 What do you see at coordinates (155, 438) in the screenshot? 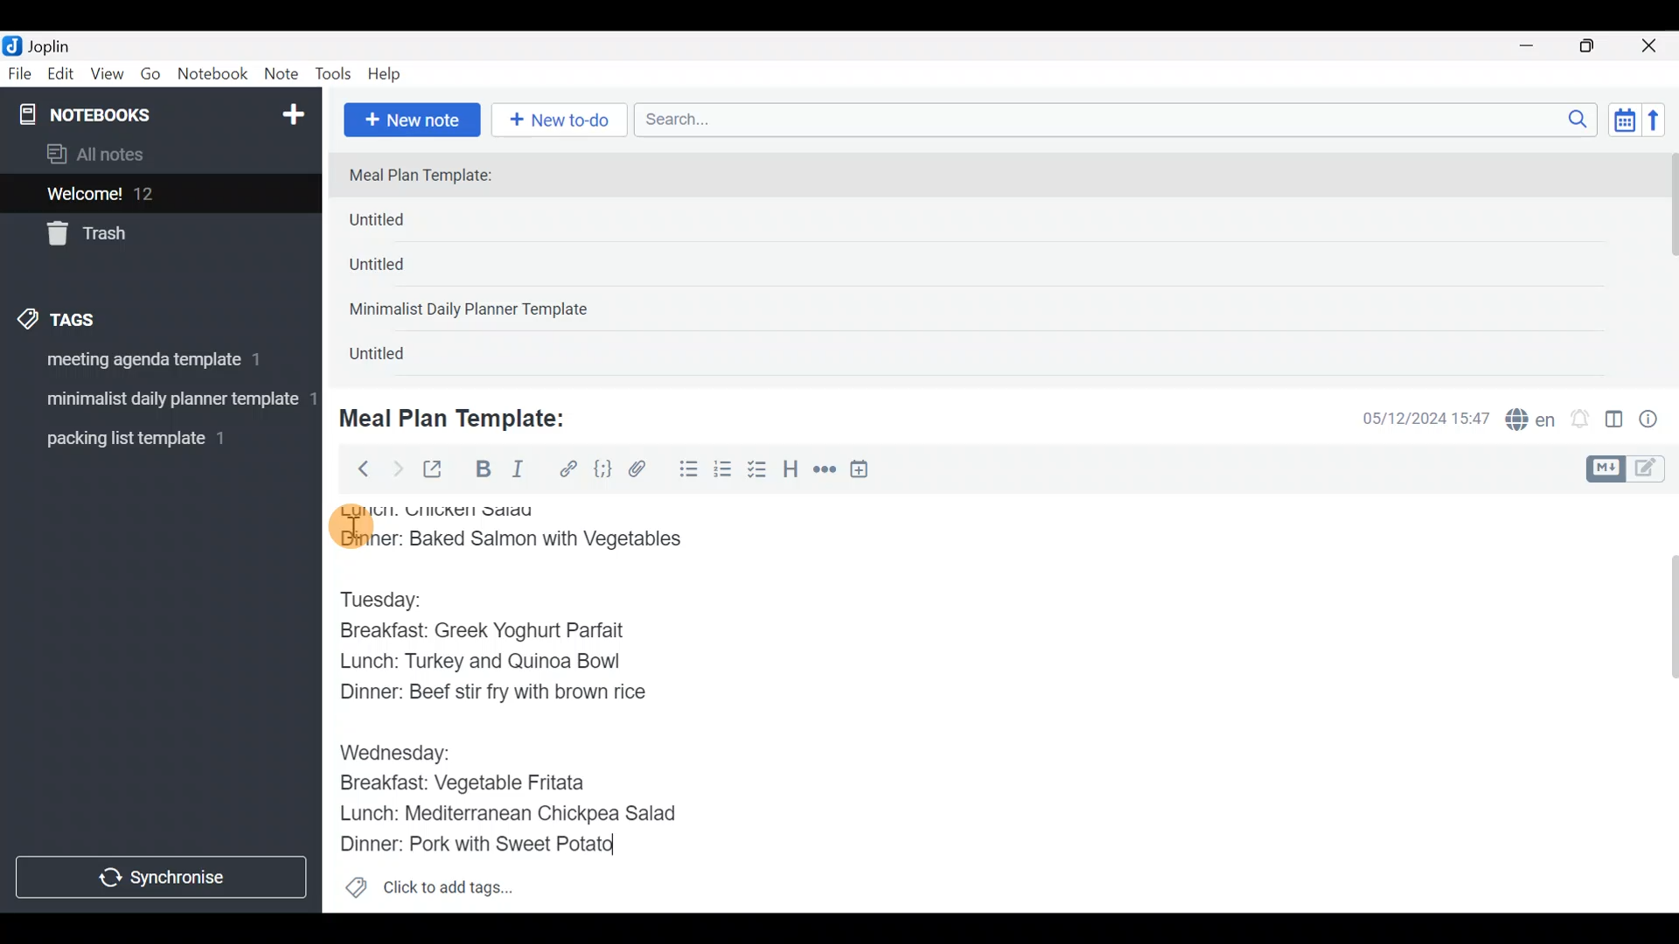
I see `Tag 3` at bounding box center [155, 438].